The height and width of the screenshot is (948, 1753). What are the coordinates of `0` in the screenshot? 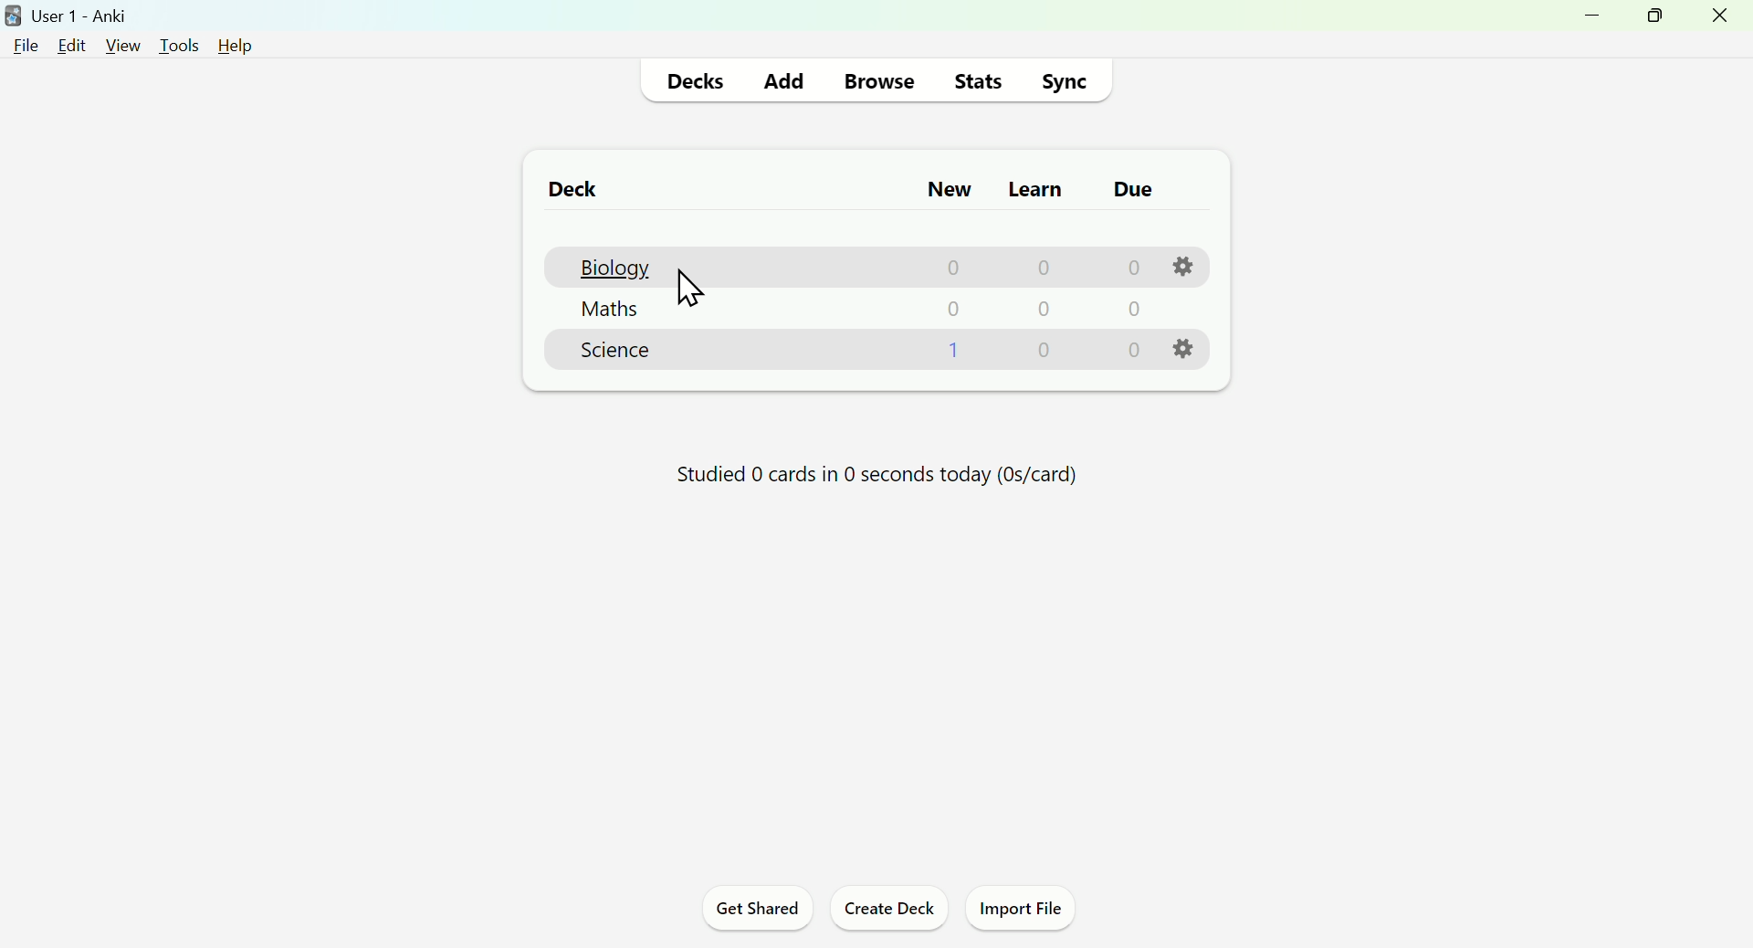 It's located at (1042, 312).